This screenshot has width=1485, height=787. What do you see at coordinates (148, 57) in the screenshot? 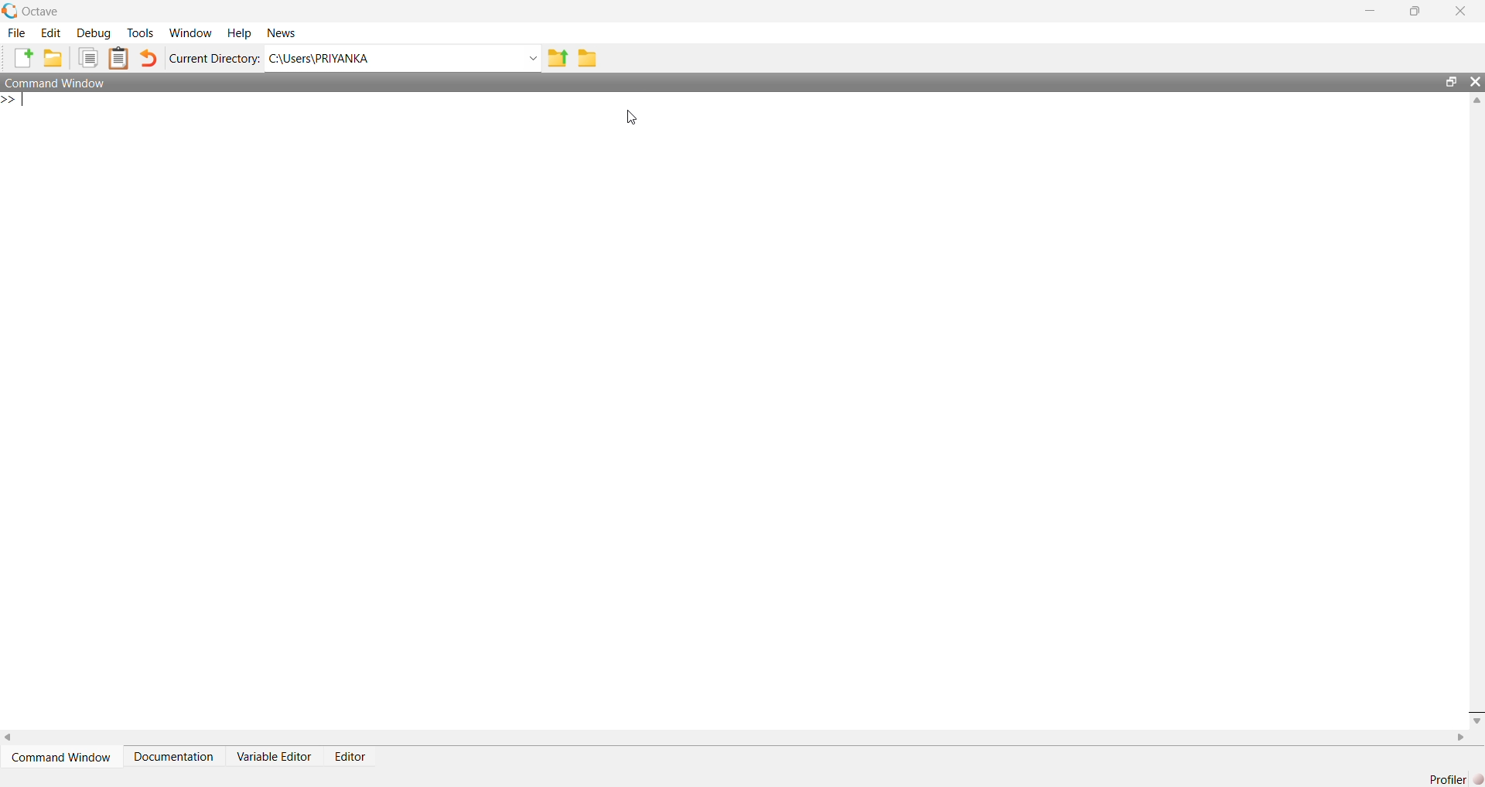
I see `Undo` at bounding box center [148, 57].